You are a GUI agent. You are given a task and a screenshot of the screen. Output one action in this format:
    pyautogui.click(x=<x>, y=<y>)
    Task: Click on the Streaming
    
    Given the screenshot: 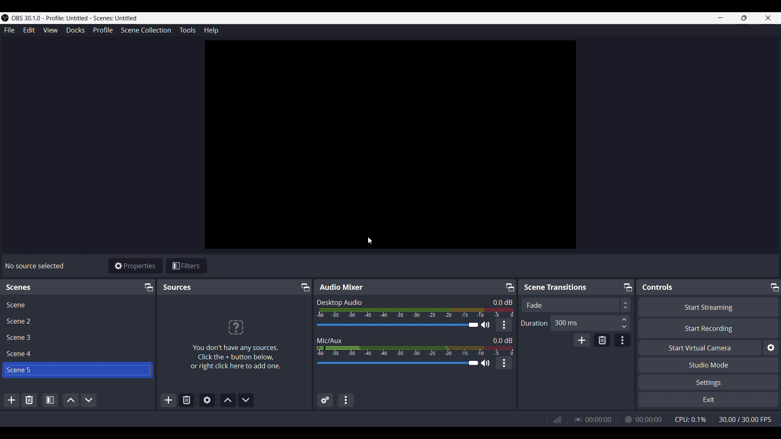 What is the action you would take?
    pyautogui.click(x=577, y=419)
    